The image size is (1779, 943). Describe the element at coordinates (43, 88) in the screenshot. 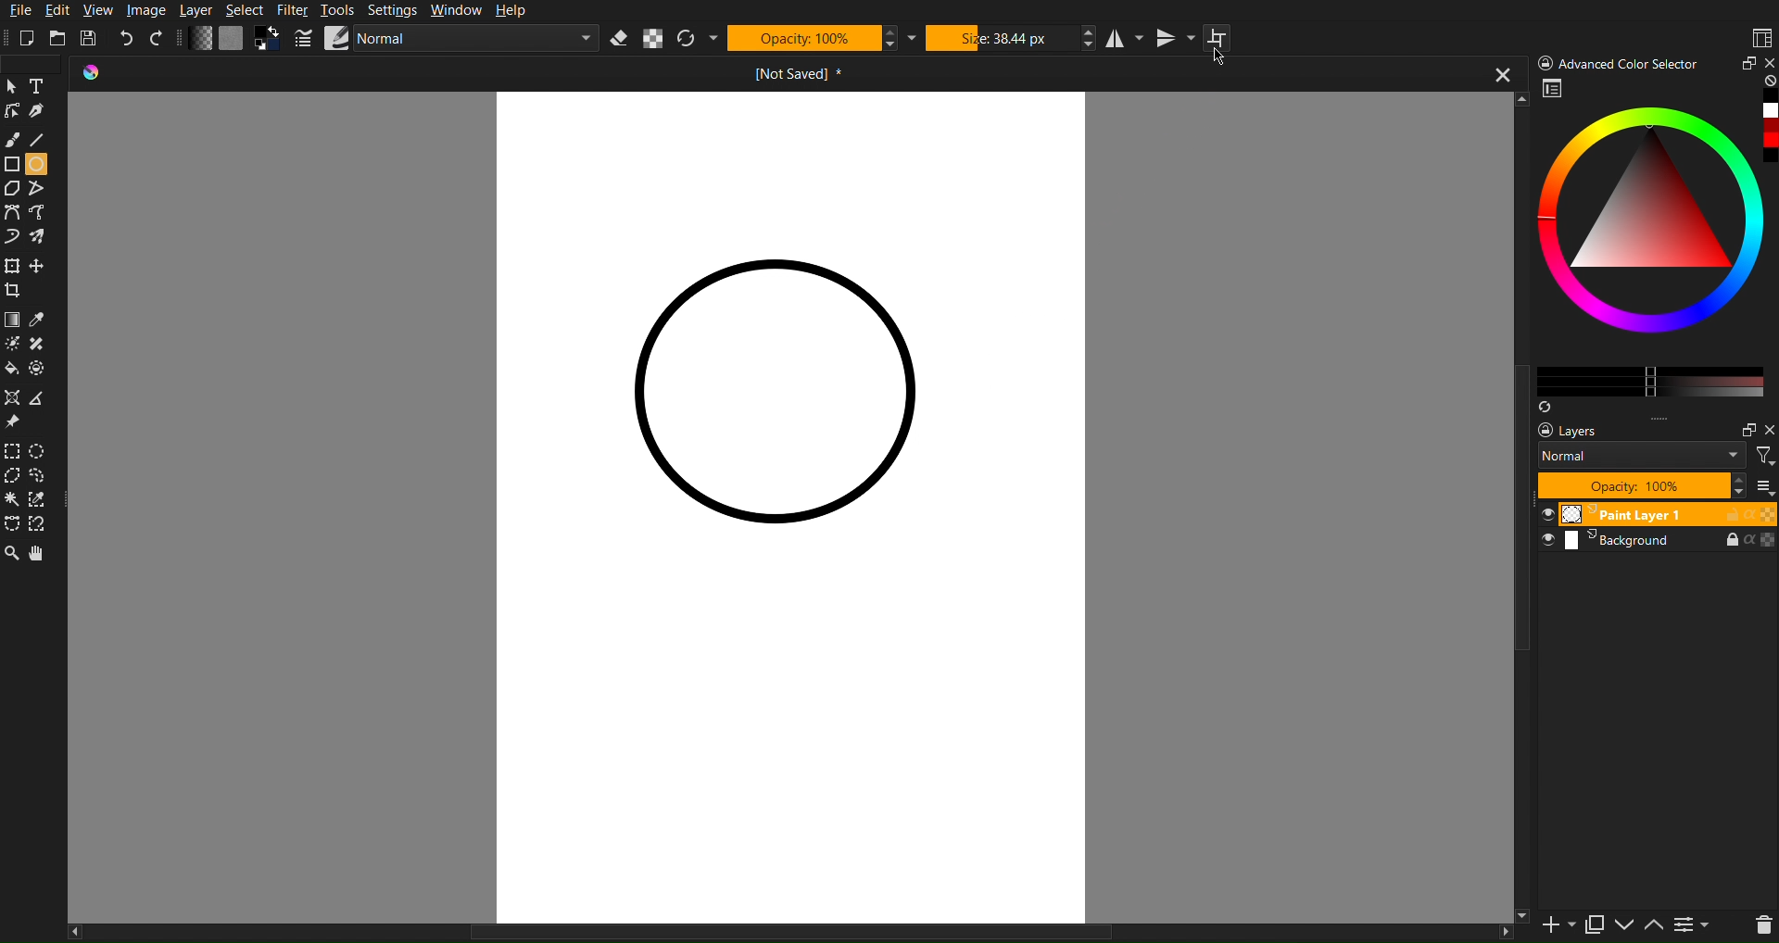

I see `Text` at that location.